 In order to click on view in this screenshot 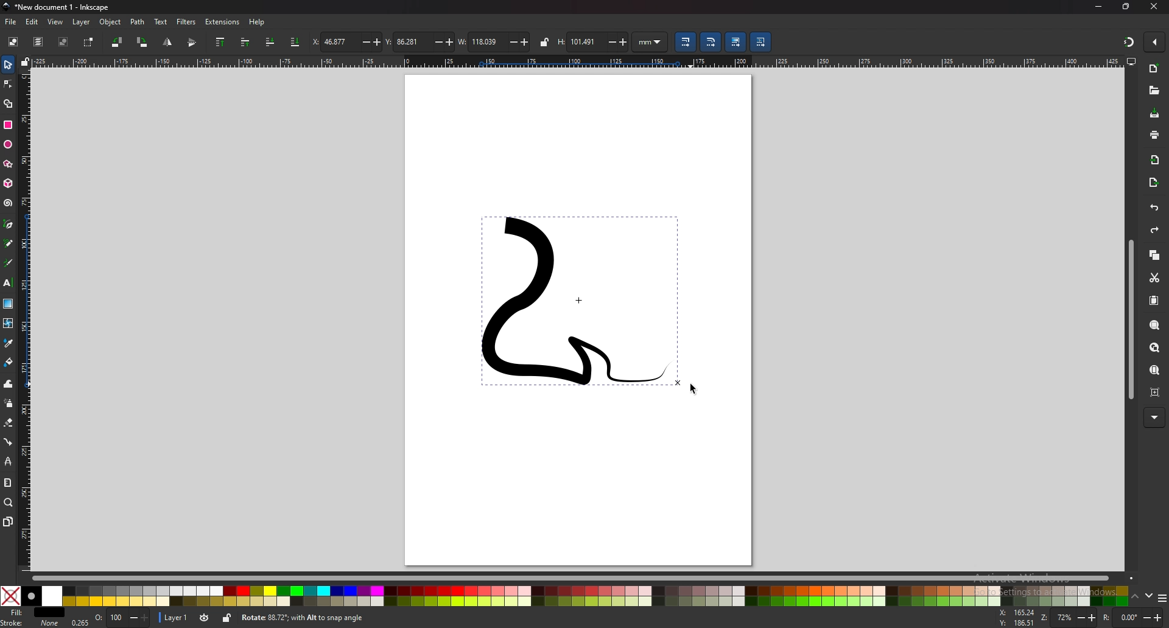, I will do `click(54, 23)`.